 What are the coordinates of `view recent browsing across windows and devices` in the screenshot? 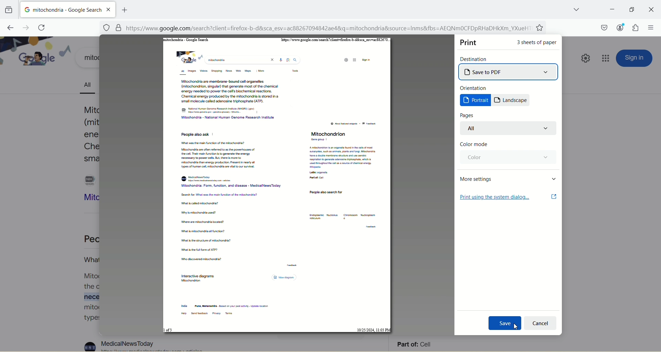 It's located at (9, 10).